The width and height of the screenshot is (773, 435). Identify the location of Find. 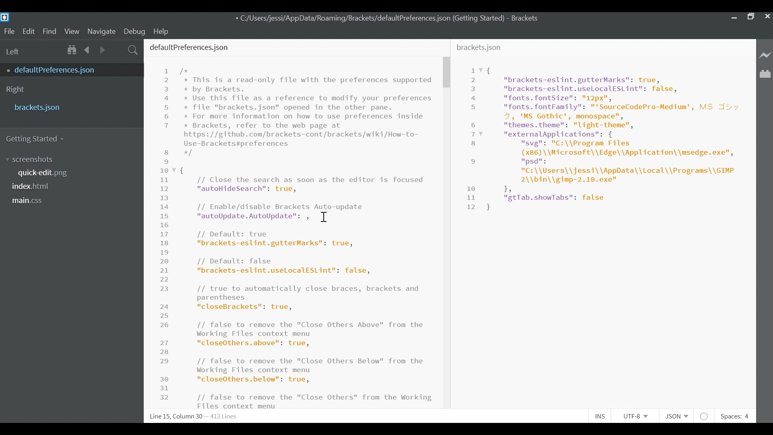
(50, 31).